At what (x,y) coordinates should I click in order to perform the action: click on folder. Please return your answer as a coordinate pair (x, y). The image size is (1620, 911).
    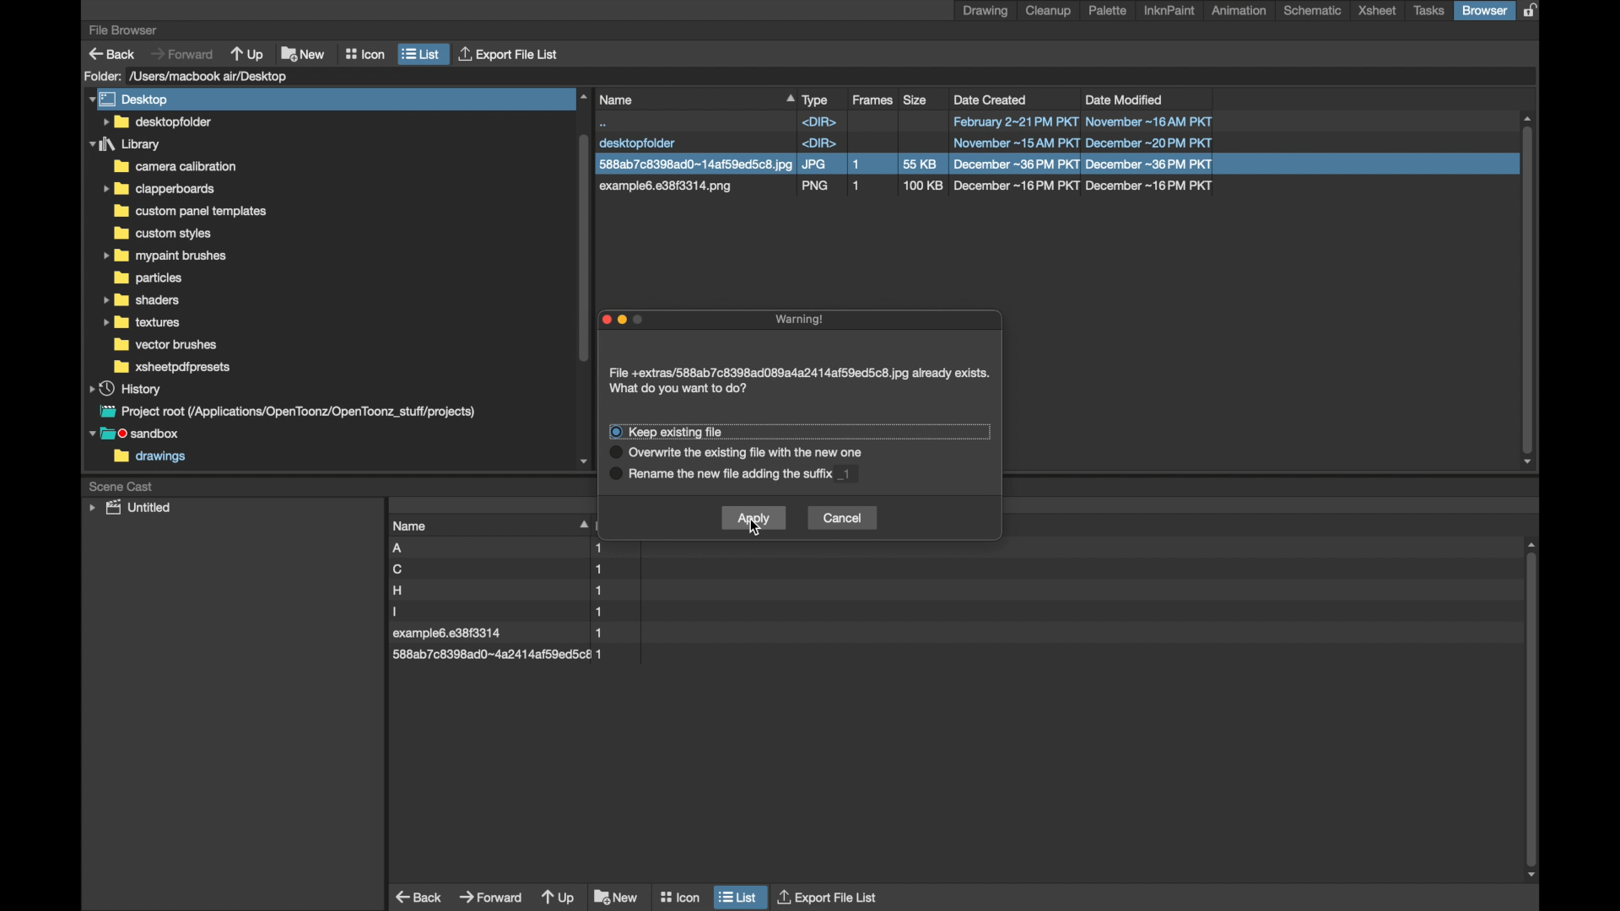
    Looking at the image, I should click on (141, 299).